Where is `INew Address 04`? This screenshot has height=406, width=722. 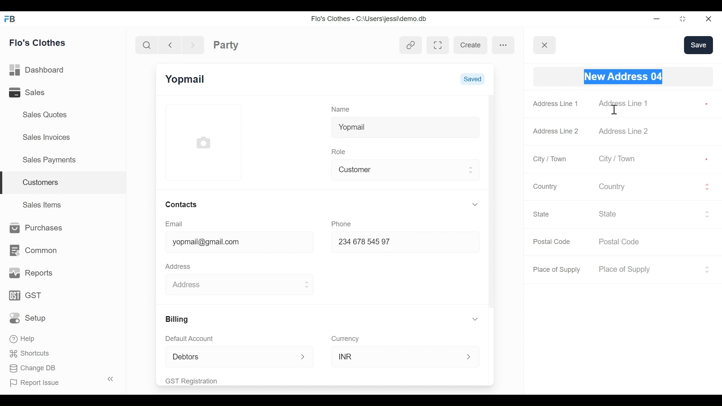
INew Address 04 is located at coordinates (623, 77).